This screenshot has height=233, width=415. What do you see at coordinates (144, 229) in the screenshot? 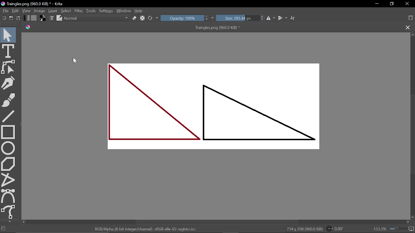
I see `RGB/Alpha (8-bit integer/channel) sRGB-elle-V2-srgbtrc.icc` at bounding box center [144, 229].